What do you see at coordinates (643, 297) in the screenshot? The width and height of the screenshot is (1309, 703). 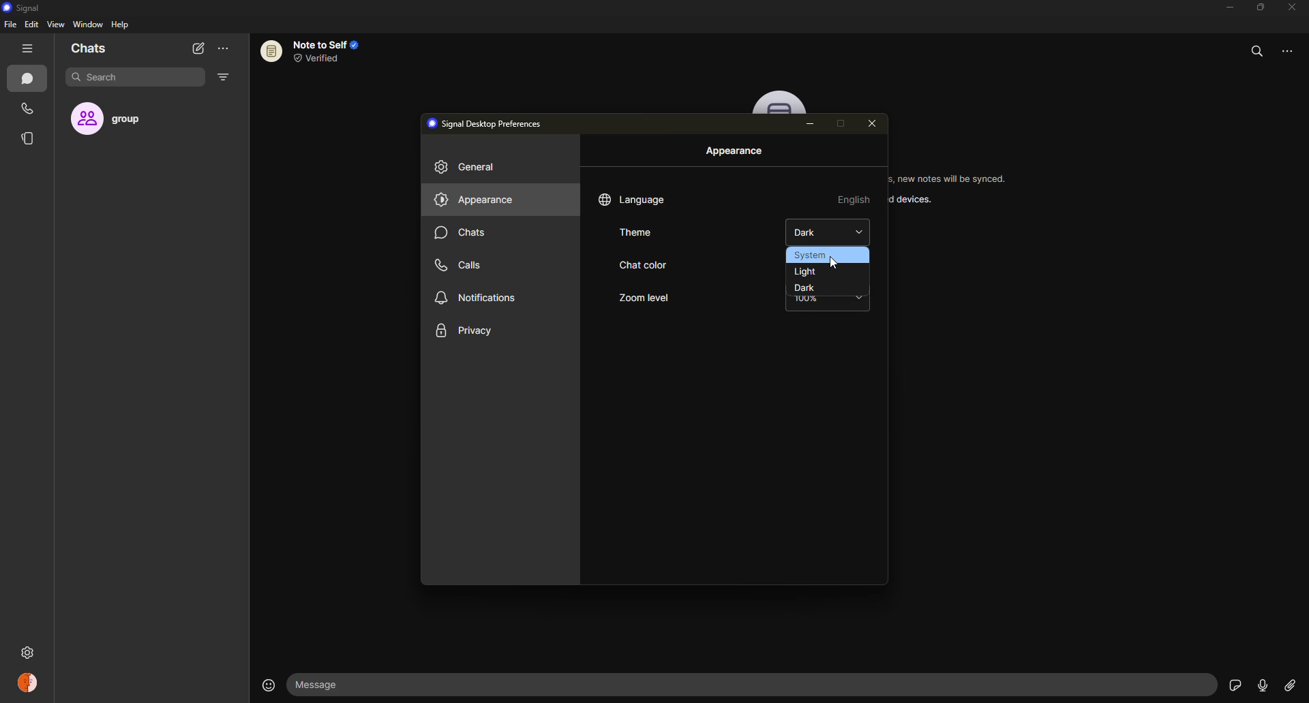 I see `zoom level` at bounding box center [643, 297].